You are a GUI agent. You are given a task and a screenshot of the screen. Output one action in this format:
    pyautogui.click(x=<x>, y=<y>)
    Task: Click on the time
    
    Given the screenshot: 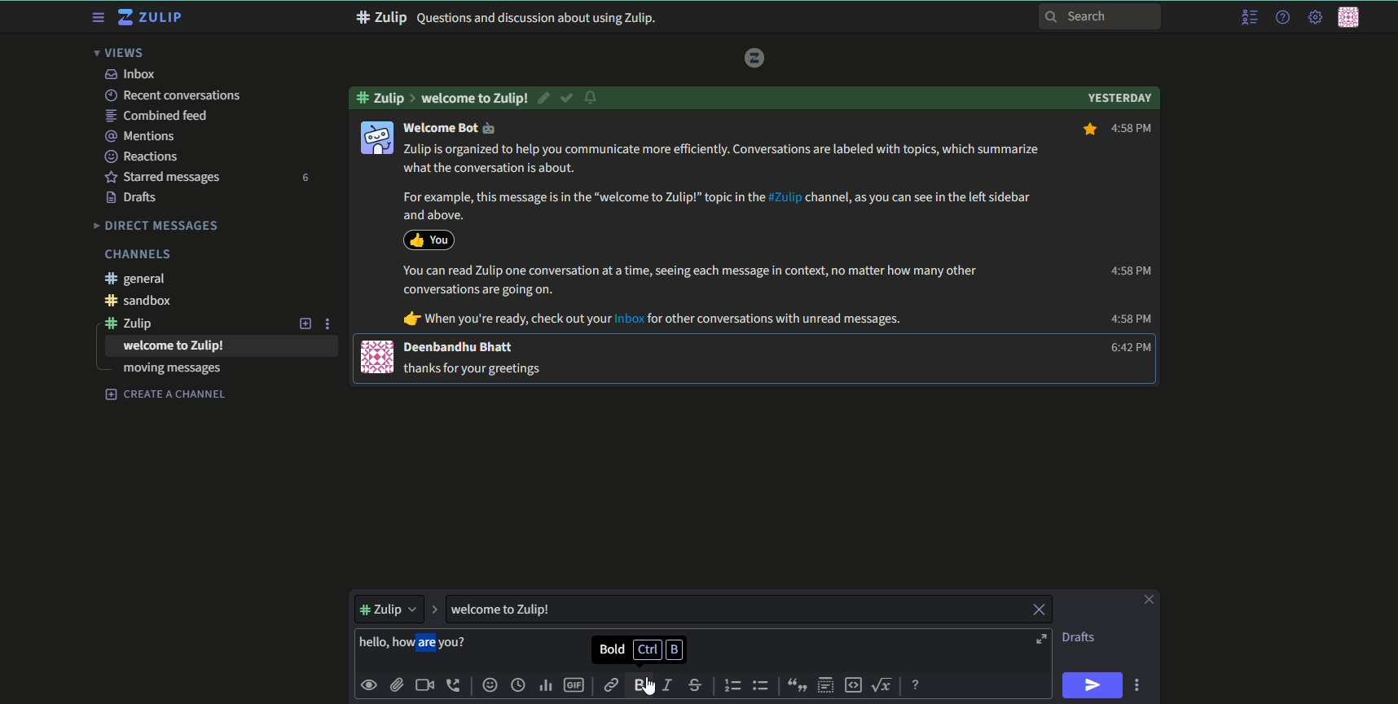 What is the action you would take?
    pyautogui.click(x=520, y=686)
    